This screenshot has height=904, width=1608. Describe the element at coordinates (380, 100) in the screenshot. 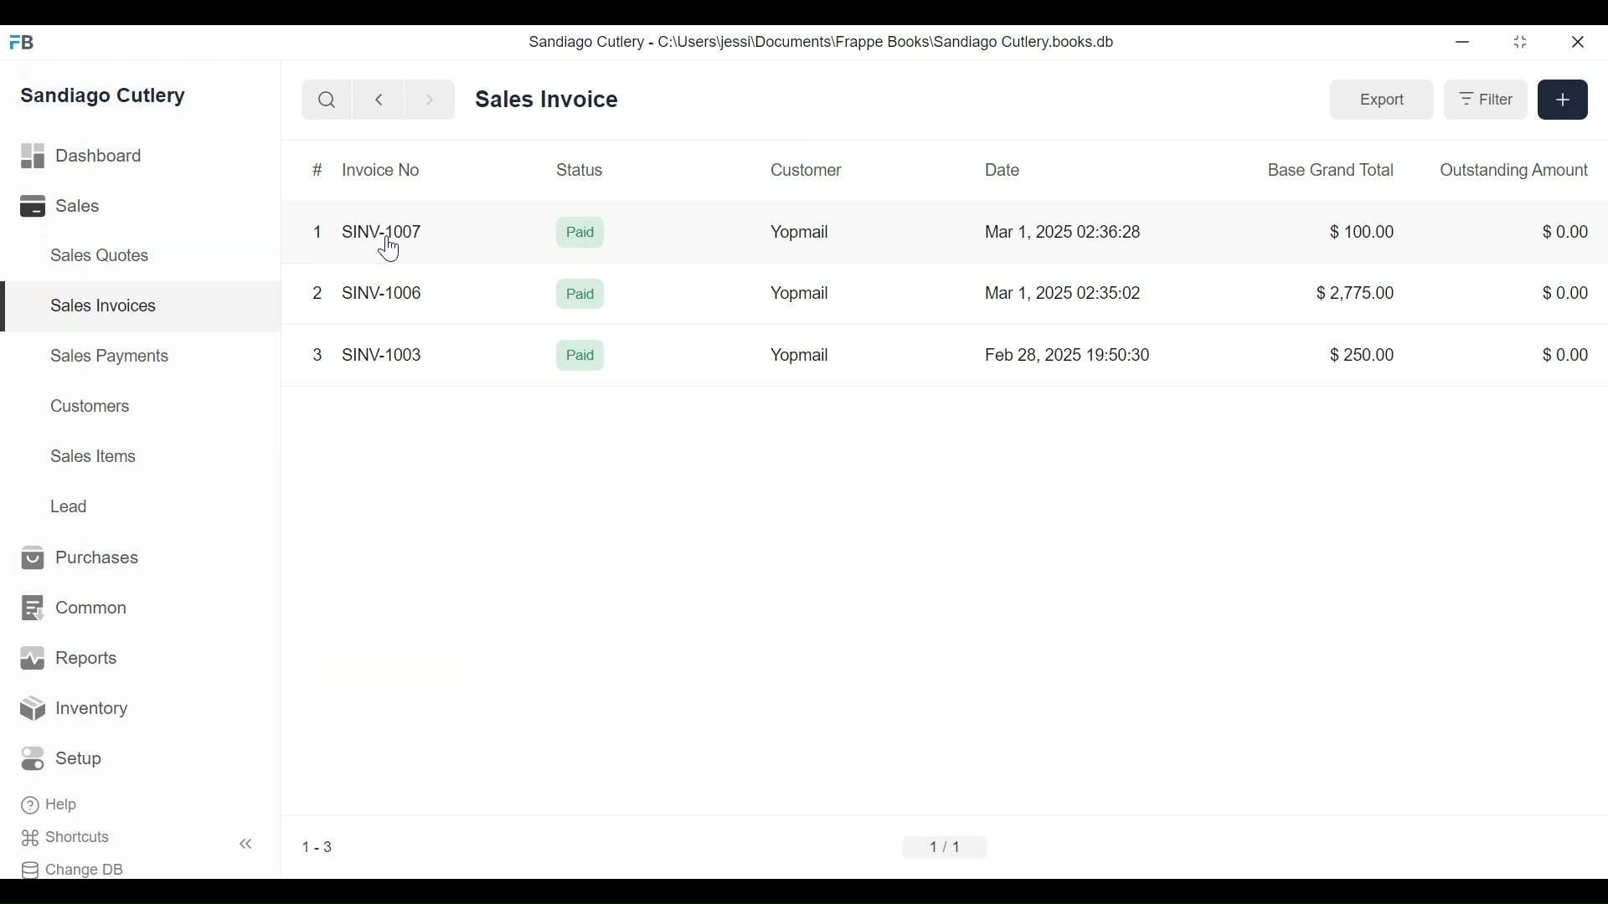

I see `Previous` at that location.